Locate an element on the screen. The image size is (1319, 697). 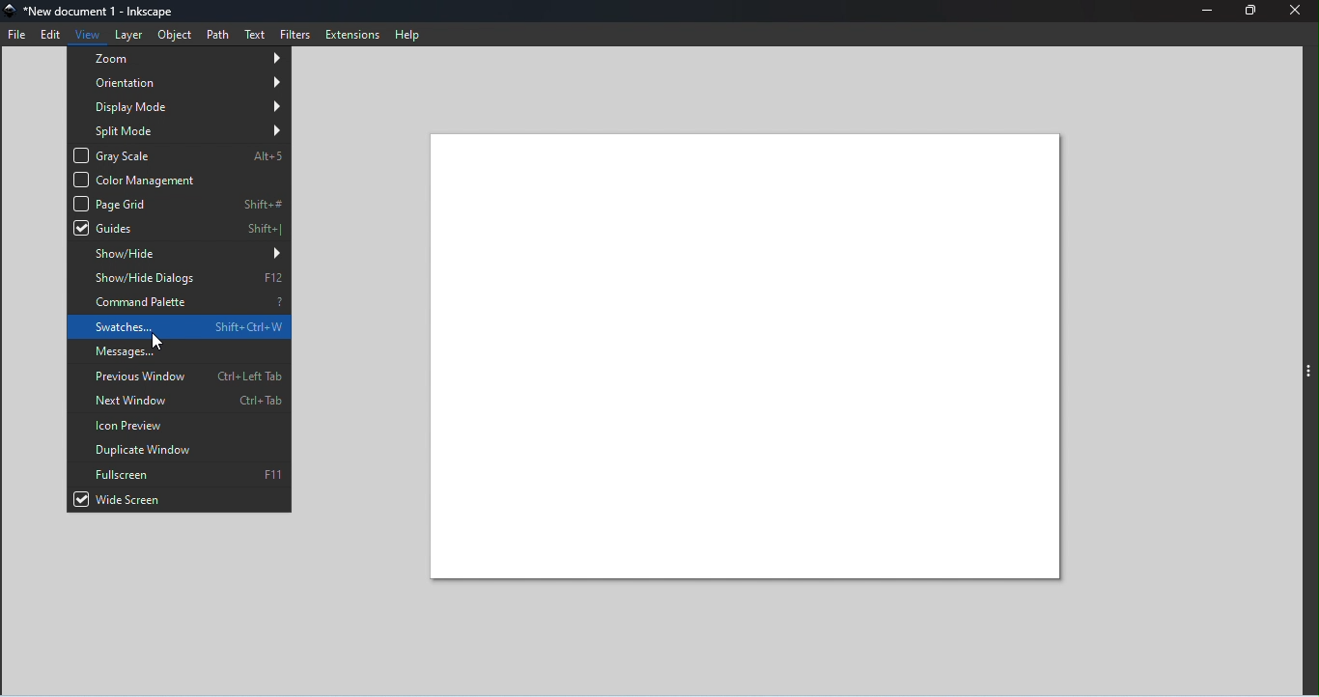
Close is located at coordinates (1298, 12).